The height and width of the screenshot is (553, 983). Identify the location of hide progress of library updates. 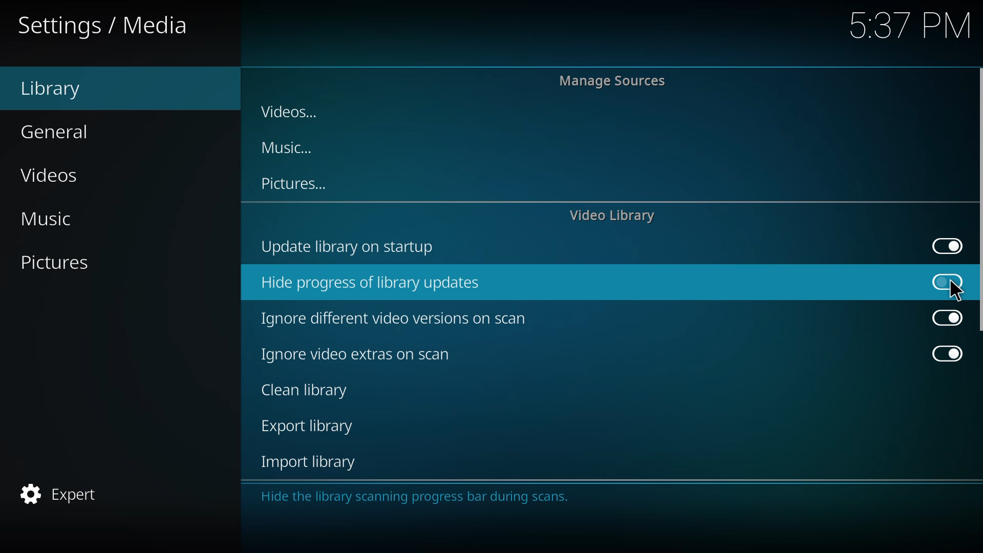
(378, 284).